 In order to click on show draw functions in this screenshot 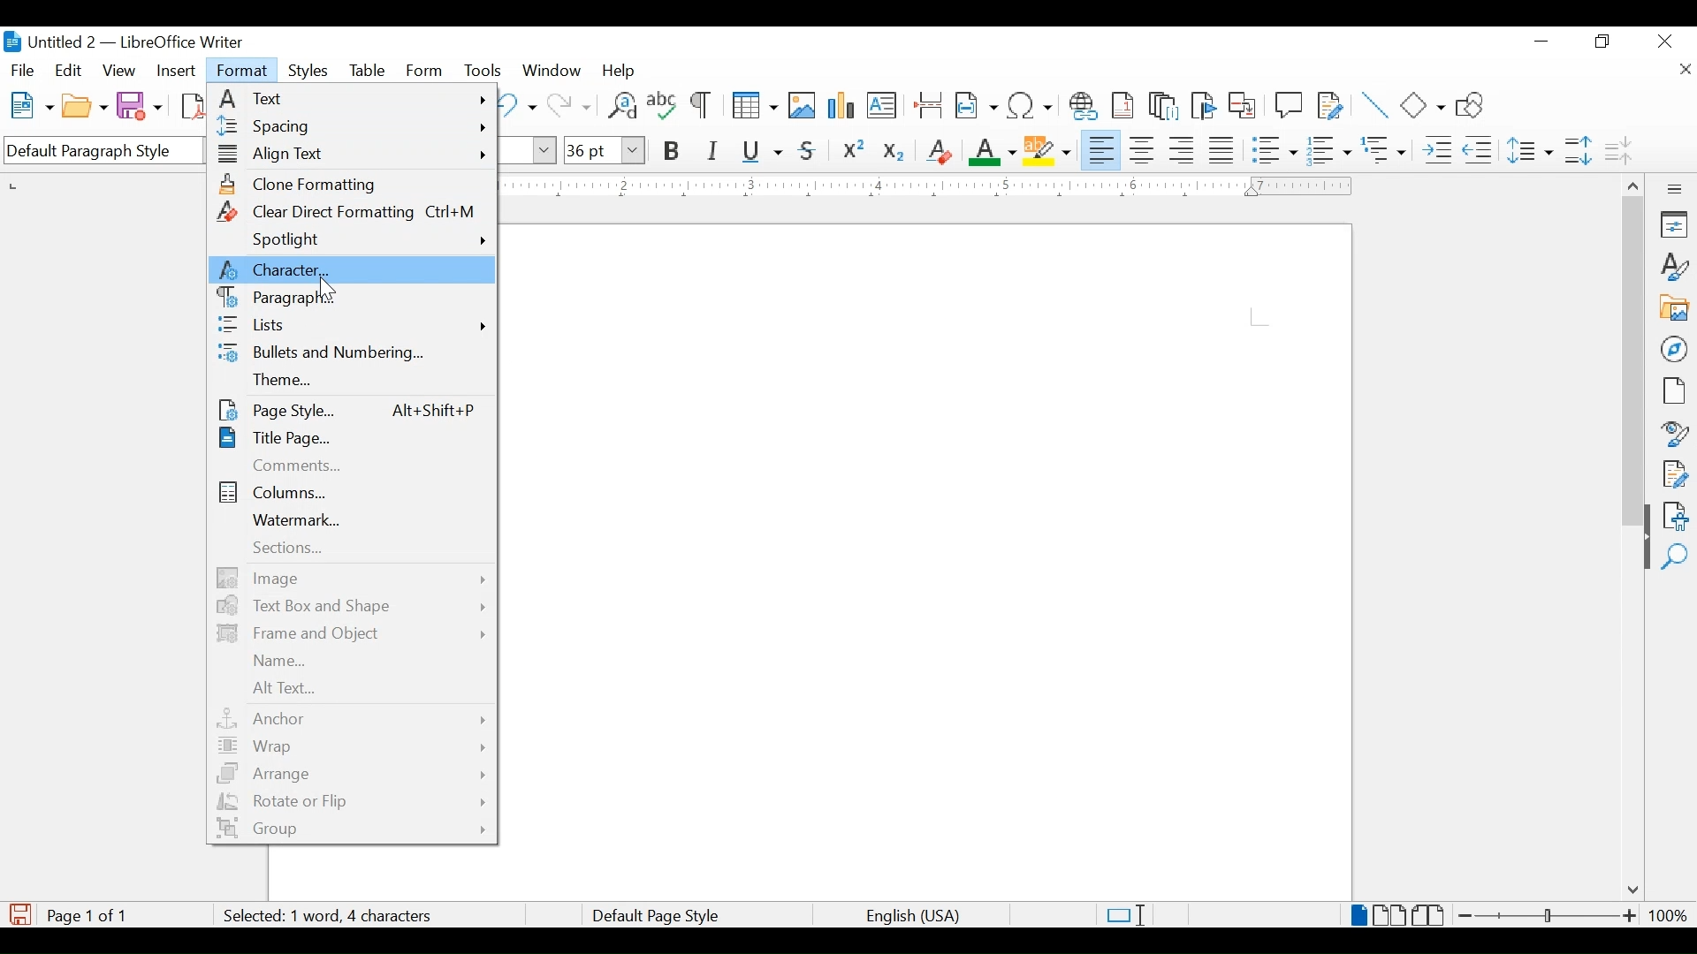, I will do `click(1476, 104)`.